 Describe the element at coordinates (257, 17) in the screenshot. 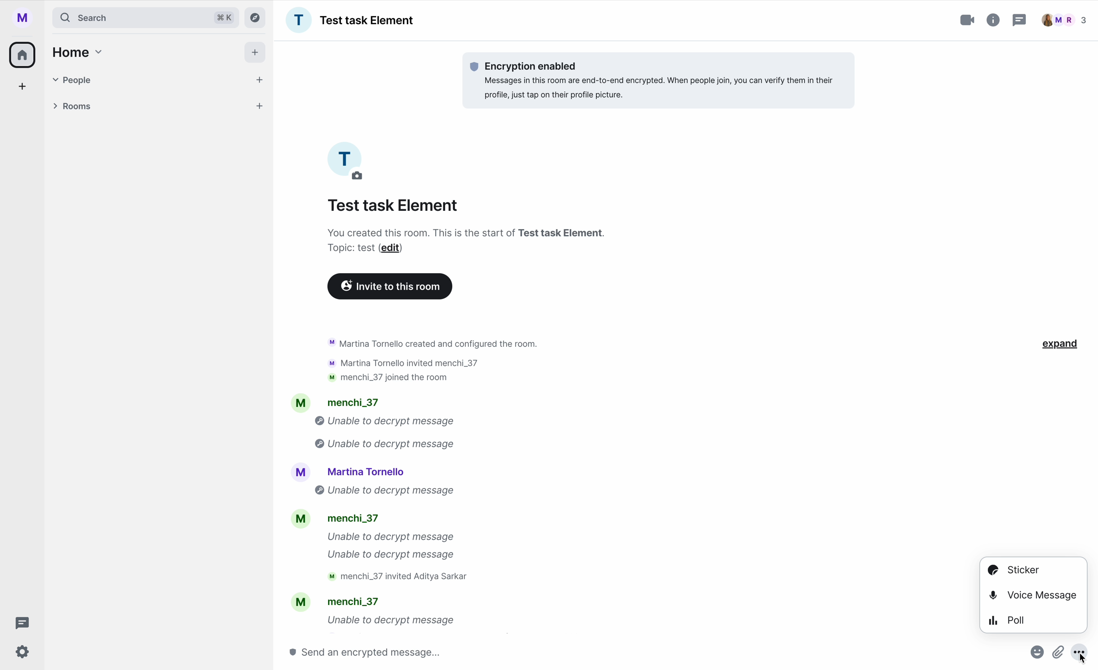

I see `explore` at that location.